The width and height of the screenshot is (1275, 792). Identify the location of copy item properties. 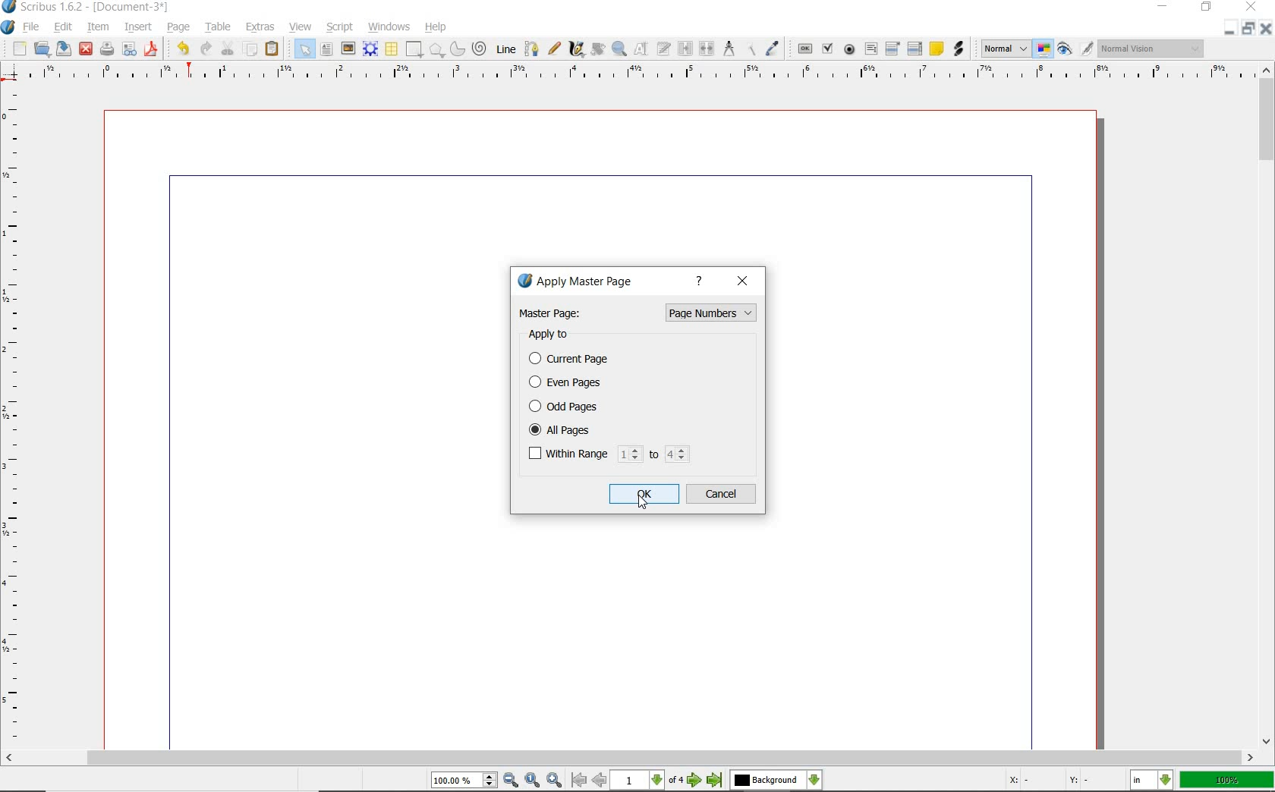
(750, 49).